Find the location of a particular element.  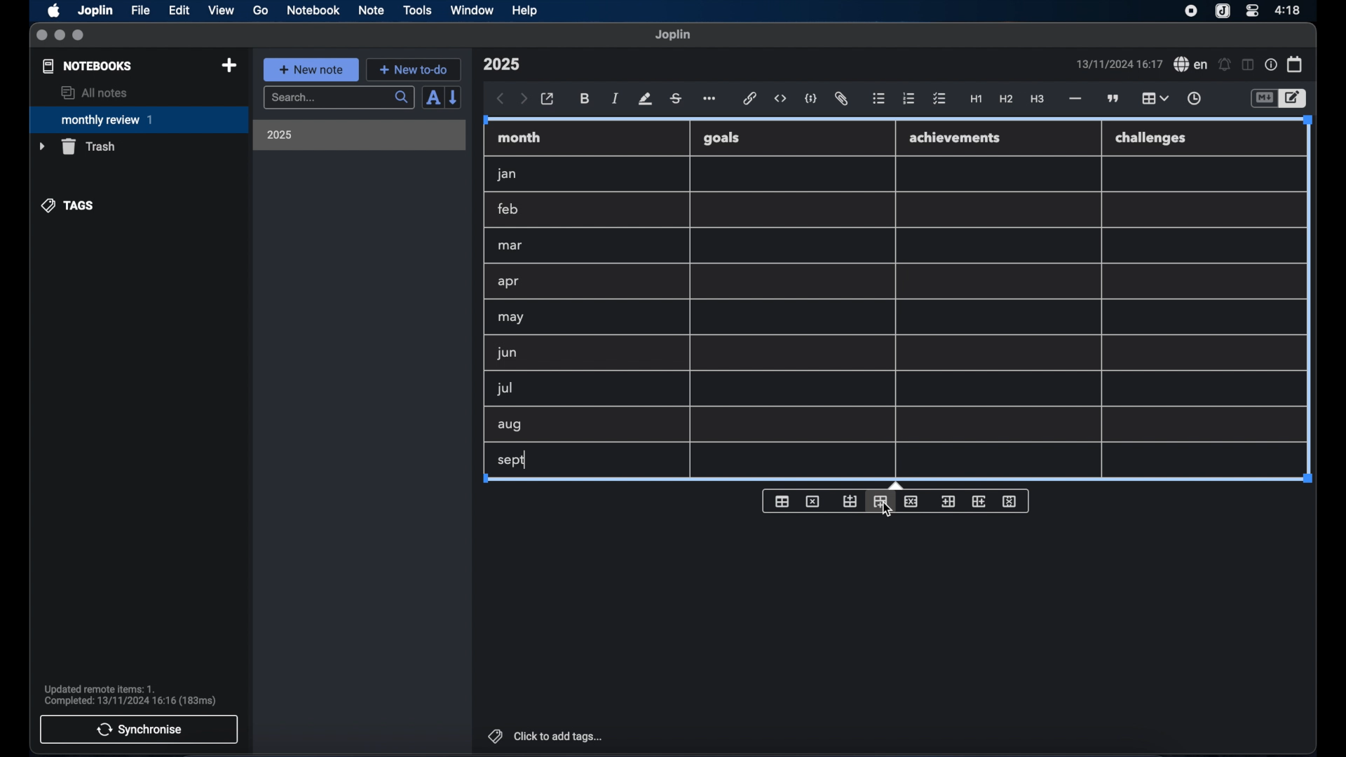

achievements is located at coordinates (956, 138).